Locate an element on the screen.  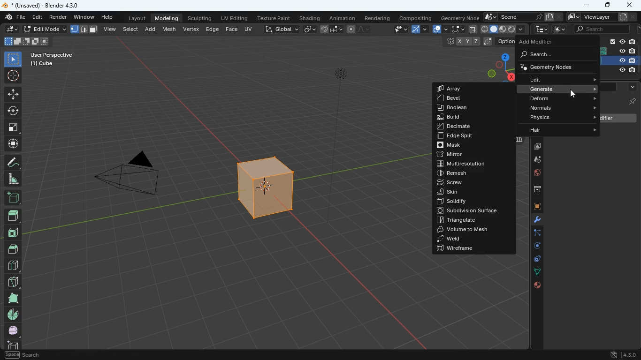
shapes is located at coordinates (26, 41).